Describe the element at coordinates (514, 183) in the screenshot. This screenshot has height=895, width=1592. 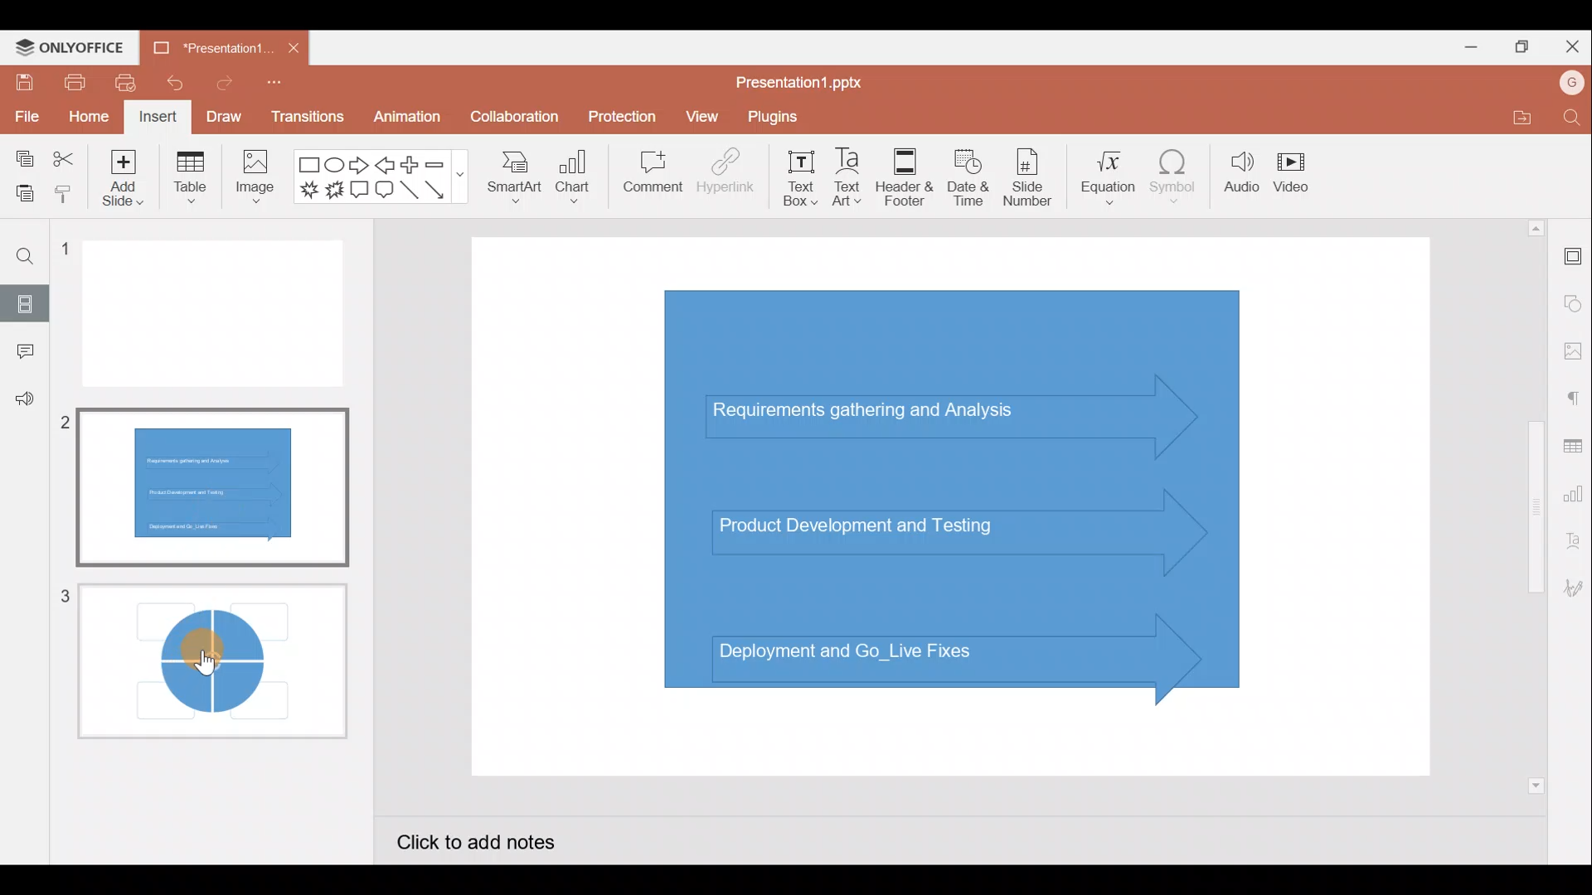
I see `SmartArt` at that location.